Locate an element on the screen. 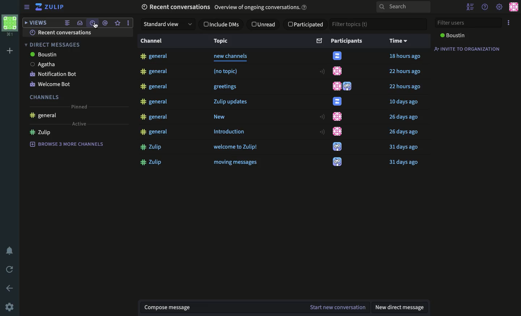  user profile is located at coordinates (338, 102).